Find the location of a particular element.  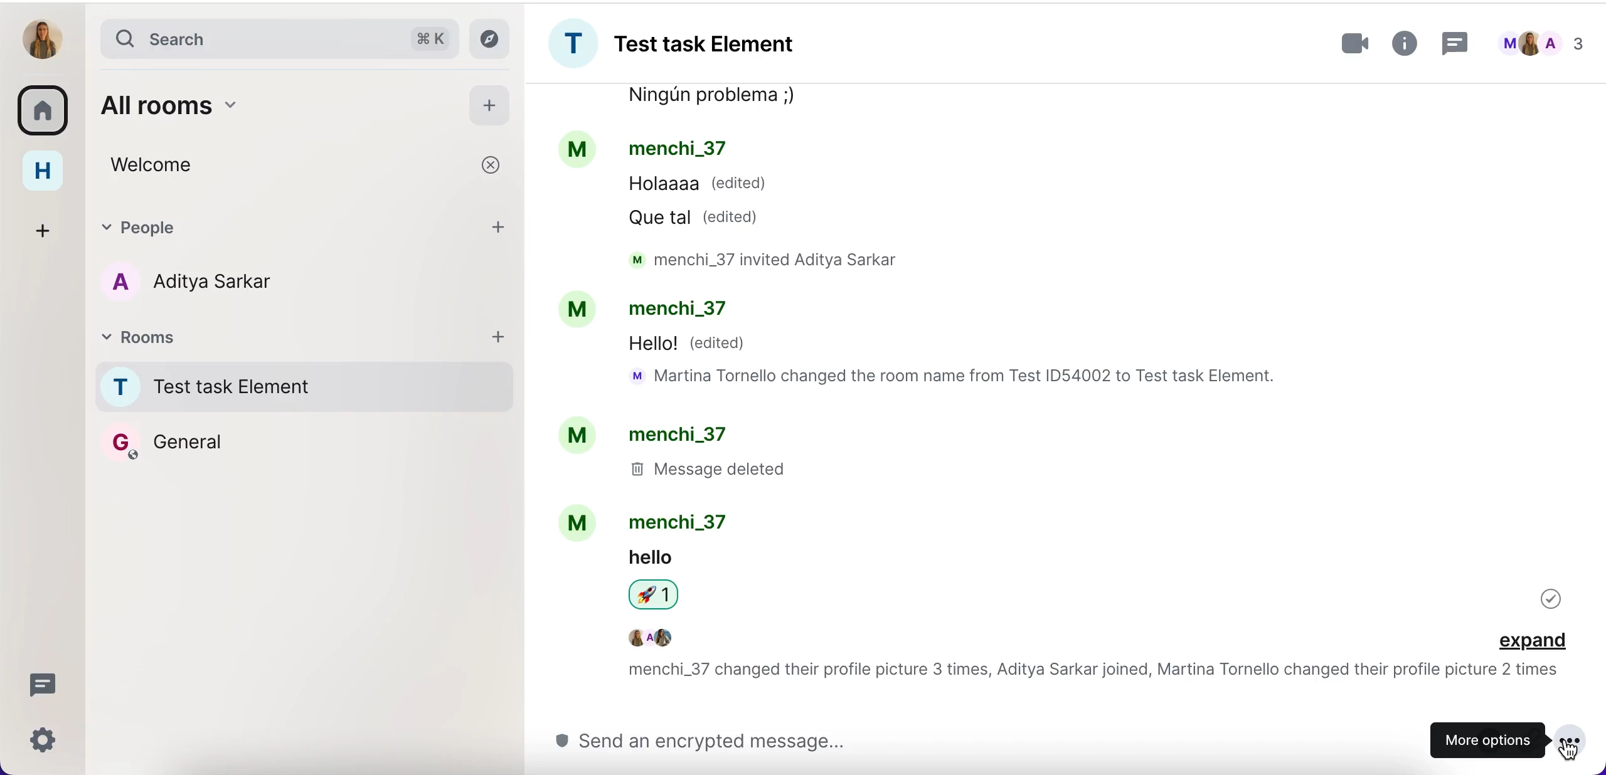

people is located at coordinates (279, 227).